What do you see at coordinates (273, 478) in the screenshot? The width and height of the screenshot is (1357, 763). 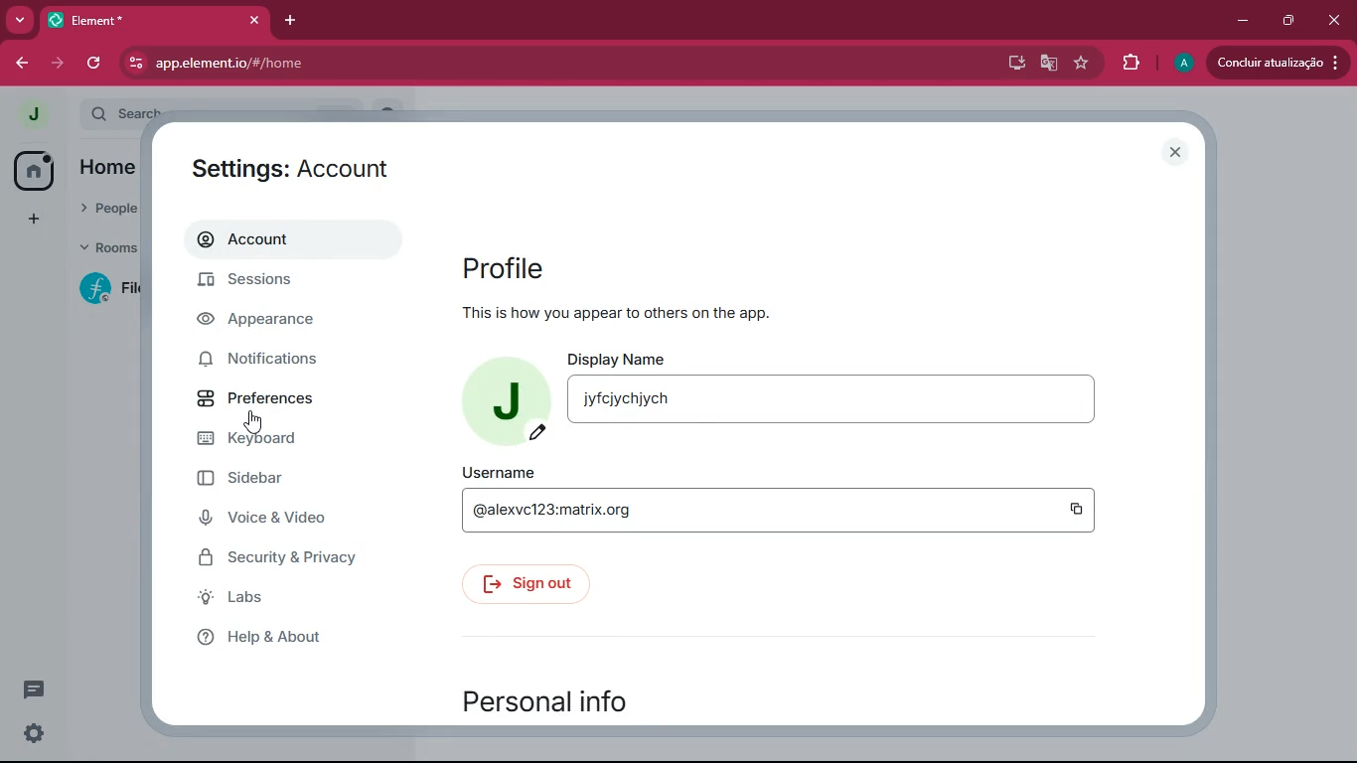 I see `sidebar` at bounding box center [273, 478].